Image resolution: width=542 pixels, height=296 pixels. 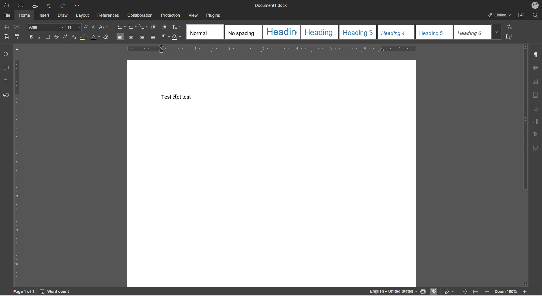 What do you see at coordinates (95, 37) in the screenshot?
I see `Text Color` at bounding box center [95, 37].